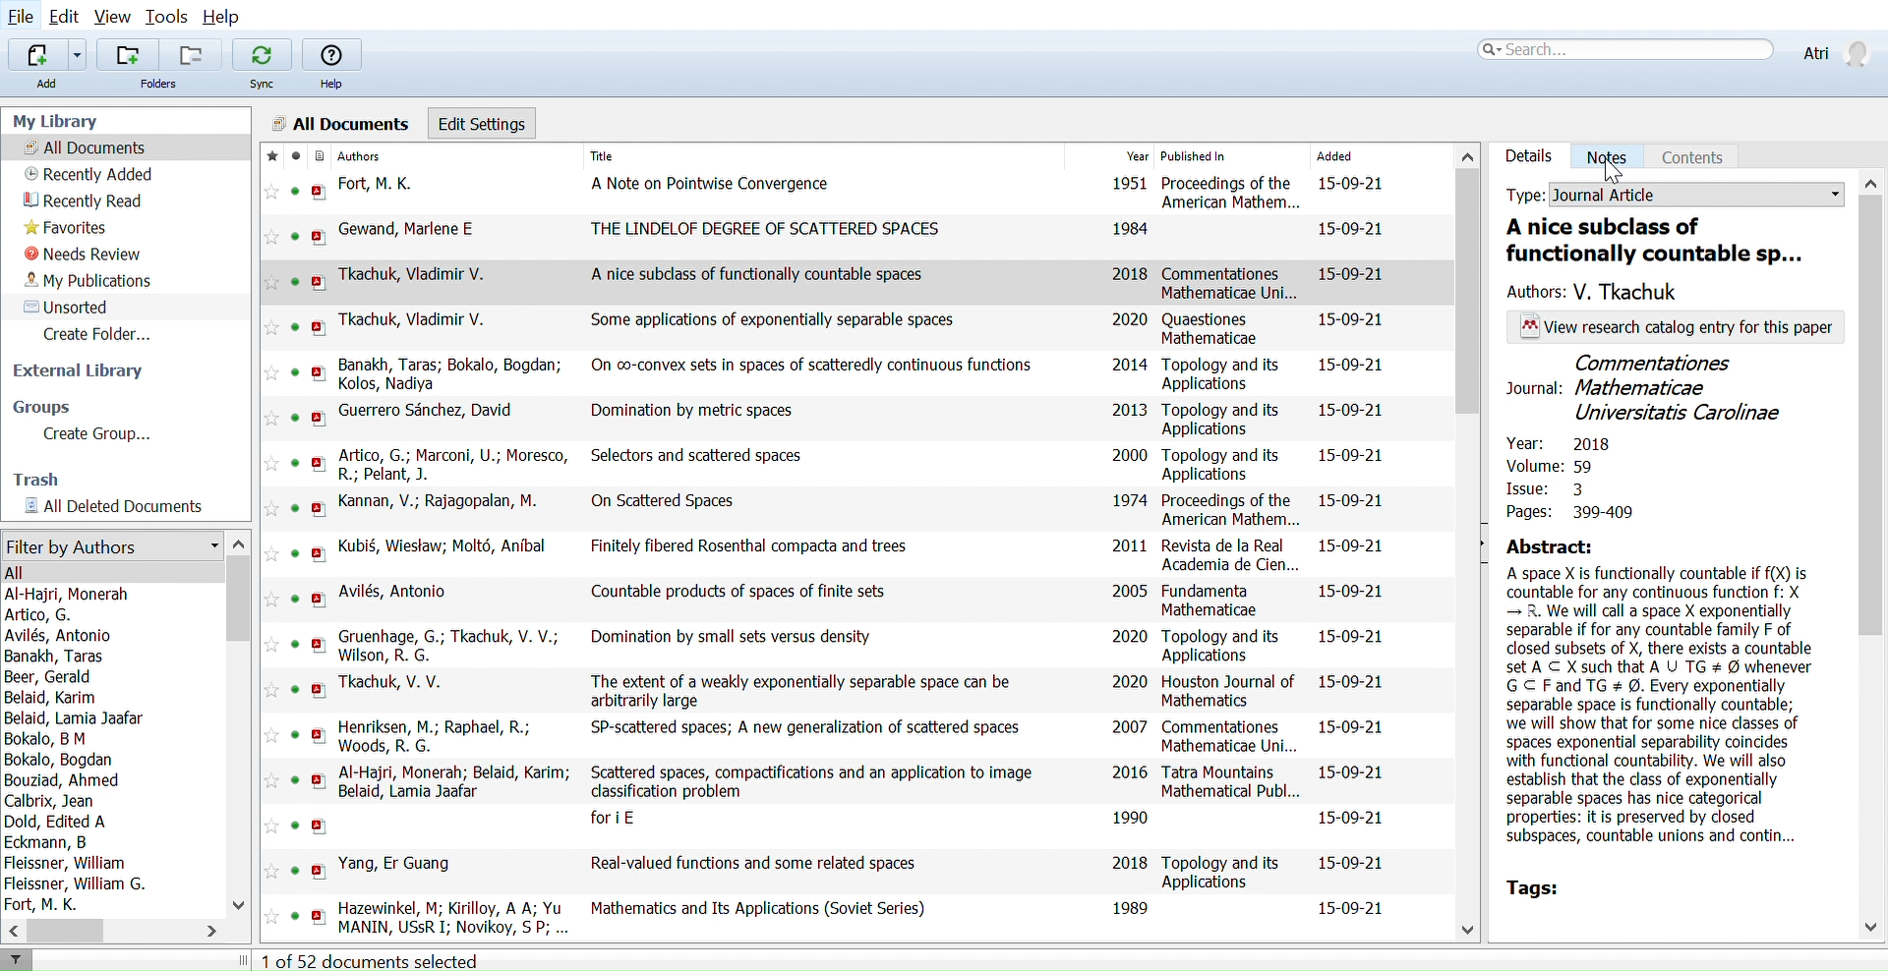 The image size is (1888, 971). What do you see at coordinates (1132, 864) in the screenshot?
I see `2018` at bounding box center [1132, 864].